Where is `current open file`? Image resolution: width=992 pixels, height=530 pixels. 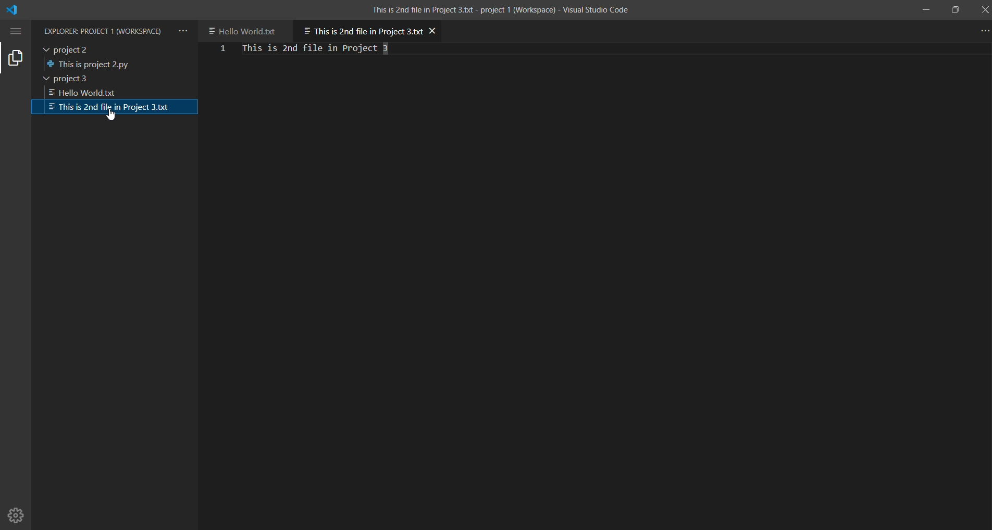 current open file is located at coordinates (361, 29).